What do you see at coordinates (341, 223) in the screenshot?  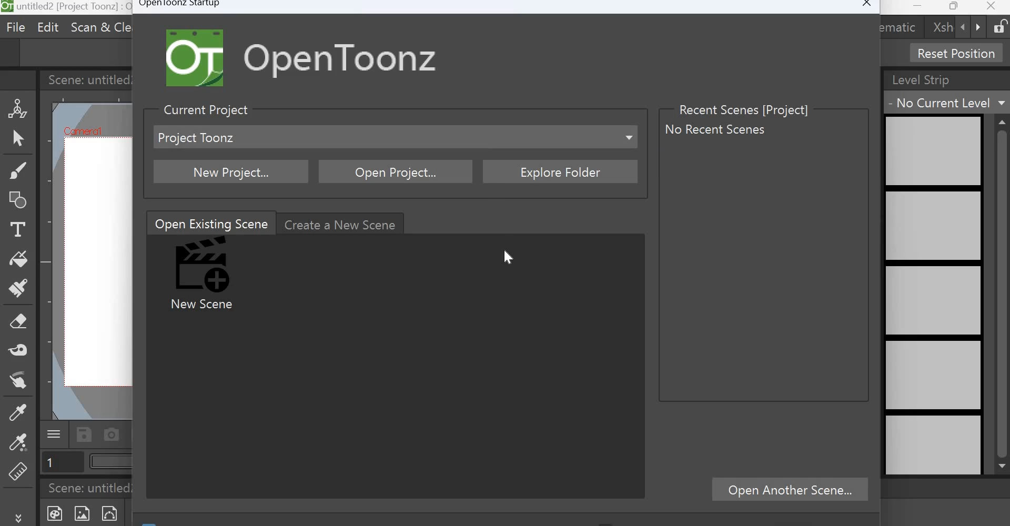 I see `Create a new scene` at bounding box center [341, 223].